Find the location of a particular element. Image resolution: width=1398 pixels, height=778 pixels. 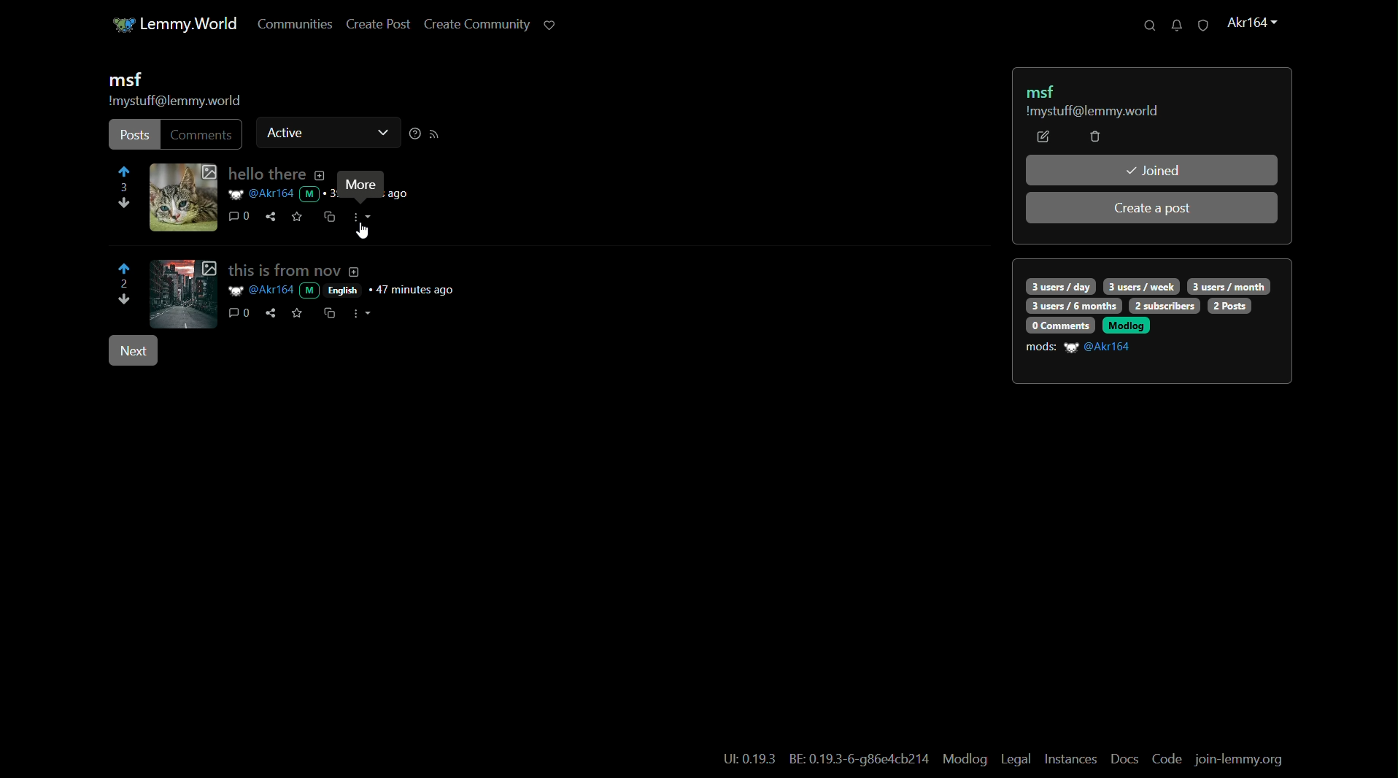

more is located at coordinates (363, 217).